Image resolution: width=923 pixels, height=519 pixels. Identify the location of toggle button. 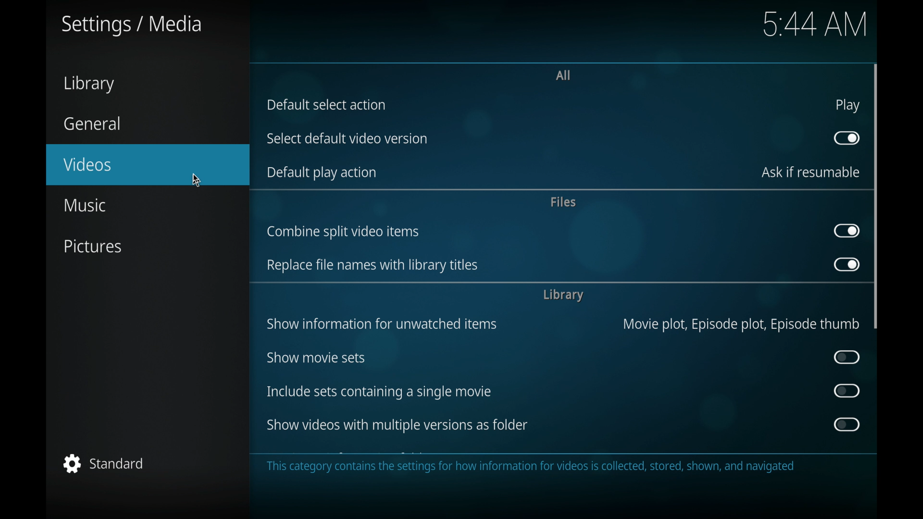
(847, 391).